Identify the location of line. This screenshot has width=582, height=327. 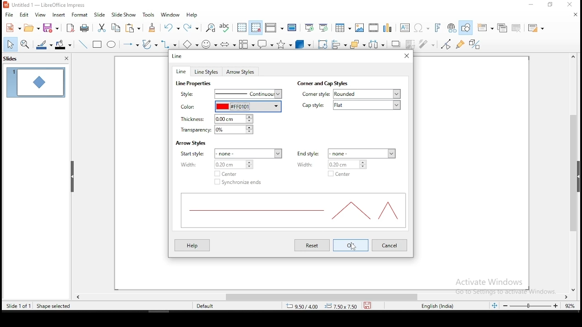
(182, 71).